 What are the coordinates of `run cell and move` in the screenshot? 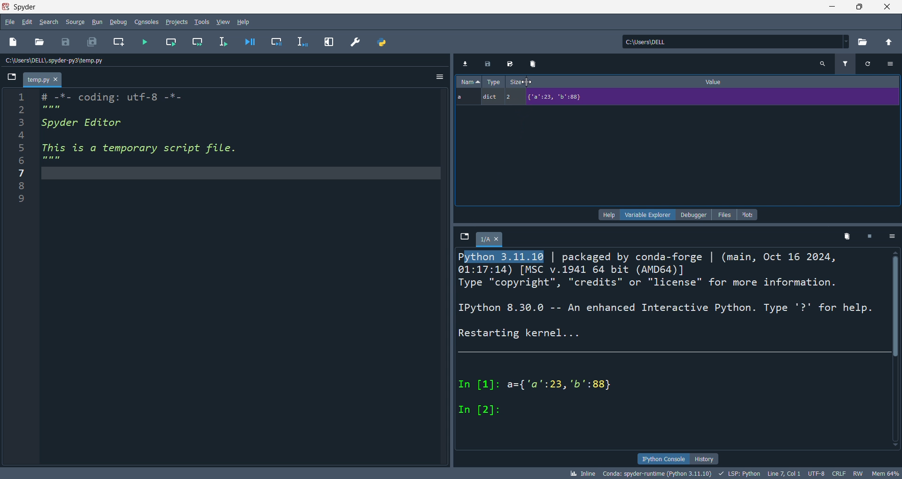 It's located at (198, 42).